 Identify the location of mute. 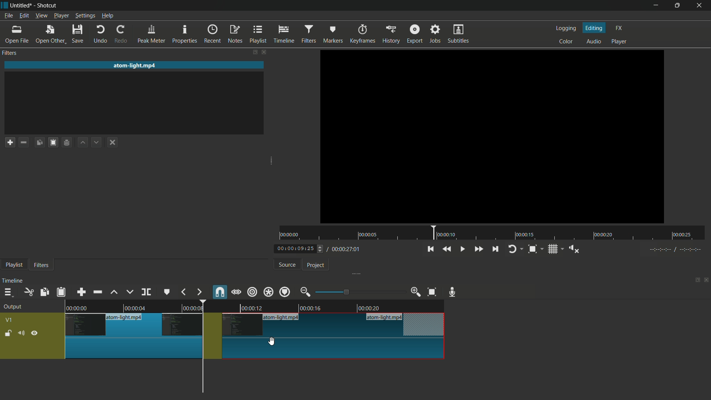
(21, 333).